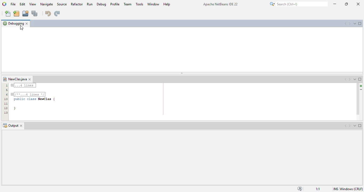 The width and height of the screenshot is (364, 192). Describe the element at coordinates (360, 23) in the screenshot. I see `maximize window` at that location.